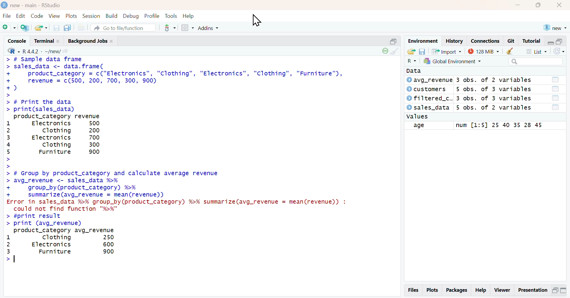 The height and width of the screenshot is (298, 570). Describe the element at coordinates (68, 28) in the screenshot. I see `Save all open documents` at that location.